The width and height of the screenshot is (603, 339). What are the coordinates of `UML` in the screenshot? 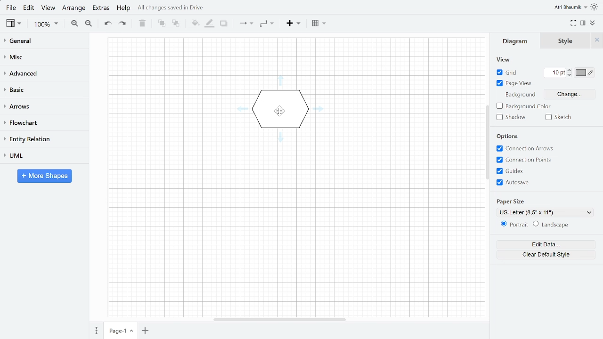 It's located at (42, 156).